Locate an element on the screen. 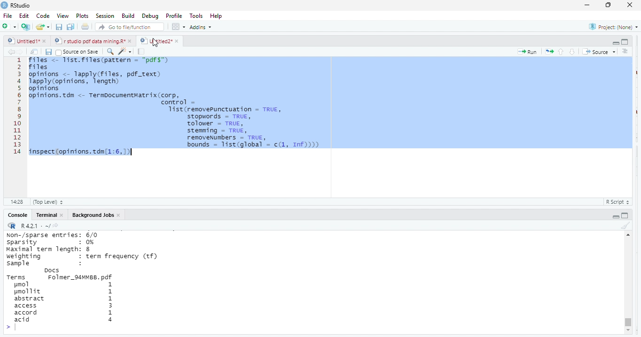 This screenshot has width=641, height=337. rs studio is located at coordinates (21, 5).